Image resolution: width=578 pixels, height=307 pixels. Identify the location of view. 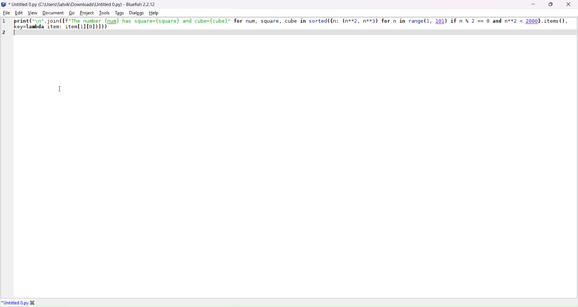
(32, 13).